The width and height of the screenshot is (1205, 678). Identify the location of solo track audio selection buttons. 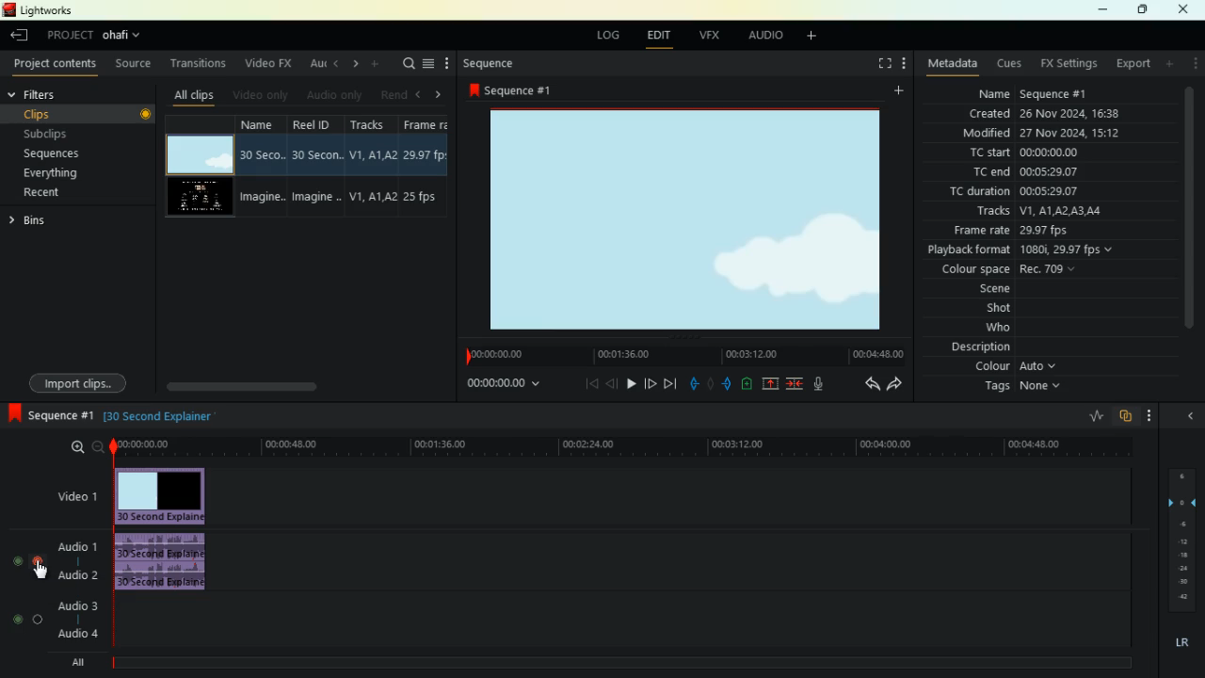
(31, 560).